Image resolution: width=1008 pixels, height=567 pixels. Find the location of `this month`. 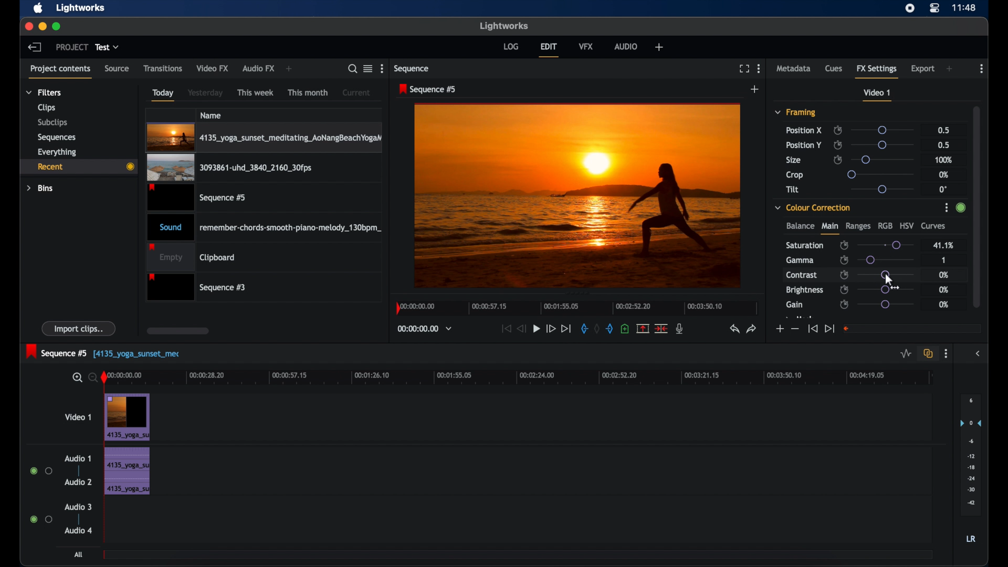

this month is located at coordinates (308, 92).